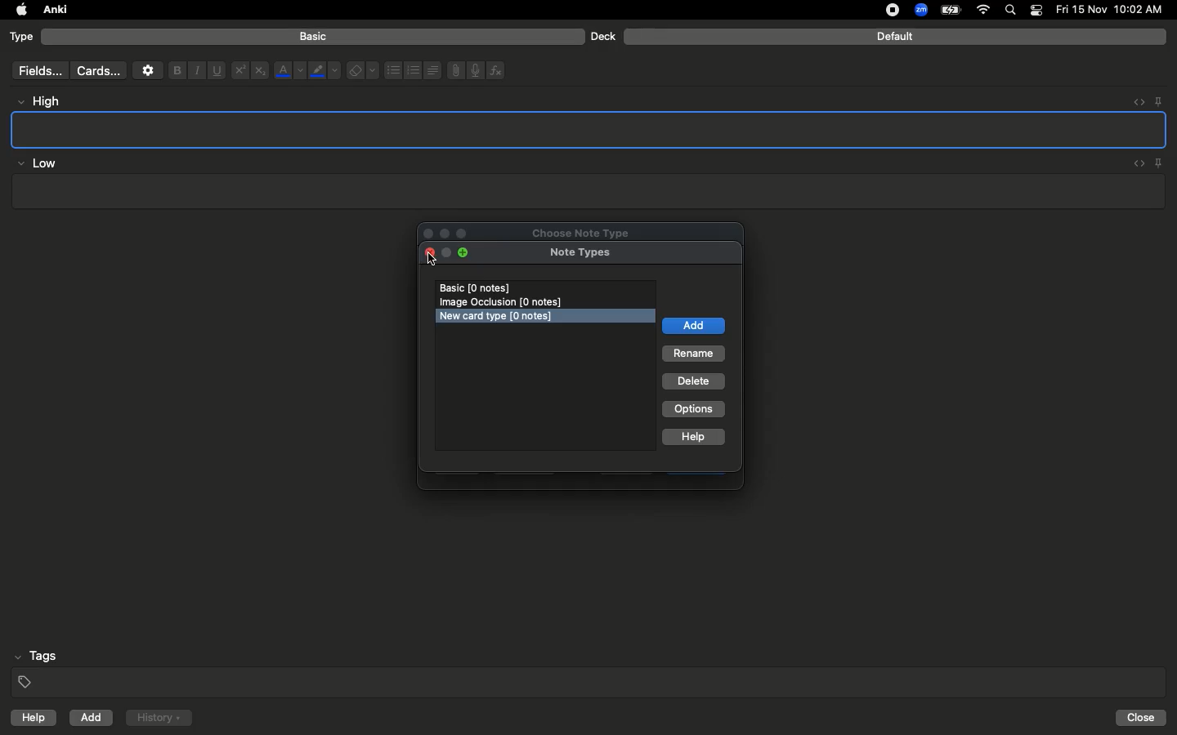 The height and width of the screenshot is (735, 1177). What do you see at coordinates (985, 11) in the screenshot?
I see `Internet` at bounding box center [985, 11].